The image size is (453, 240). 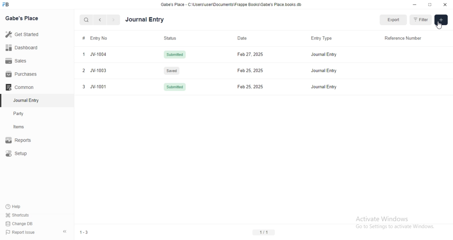 I want to click on Gabe's Place, so click(x=22, y=18).